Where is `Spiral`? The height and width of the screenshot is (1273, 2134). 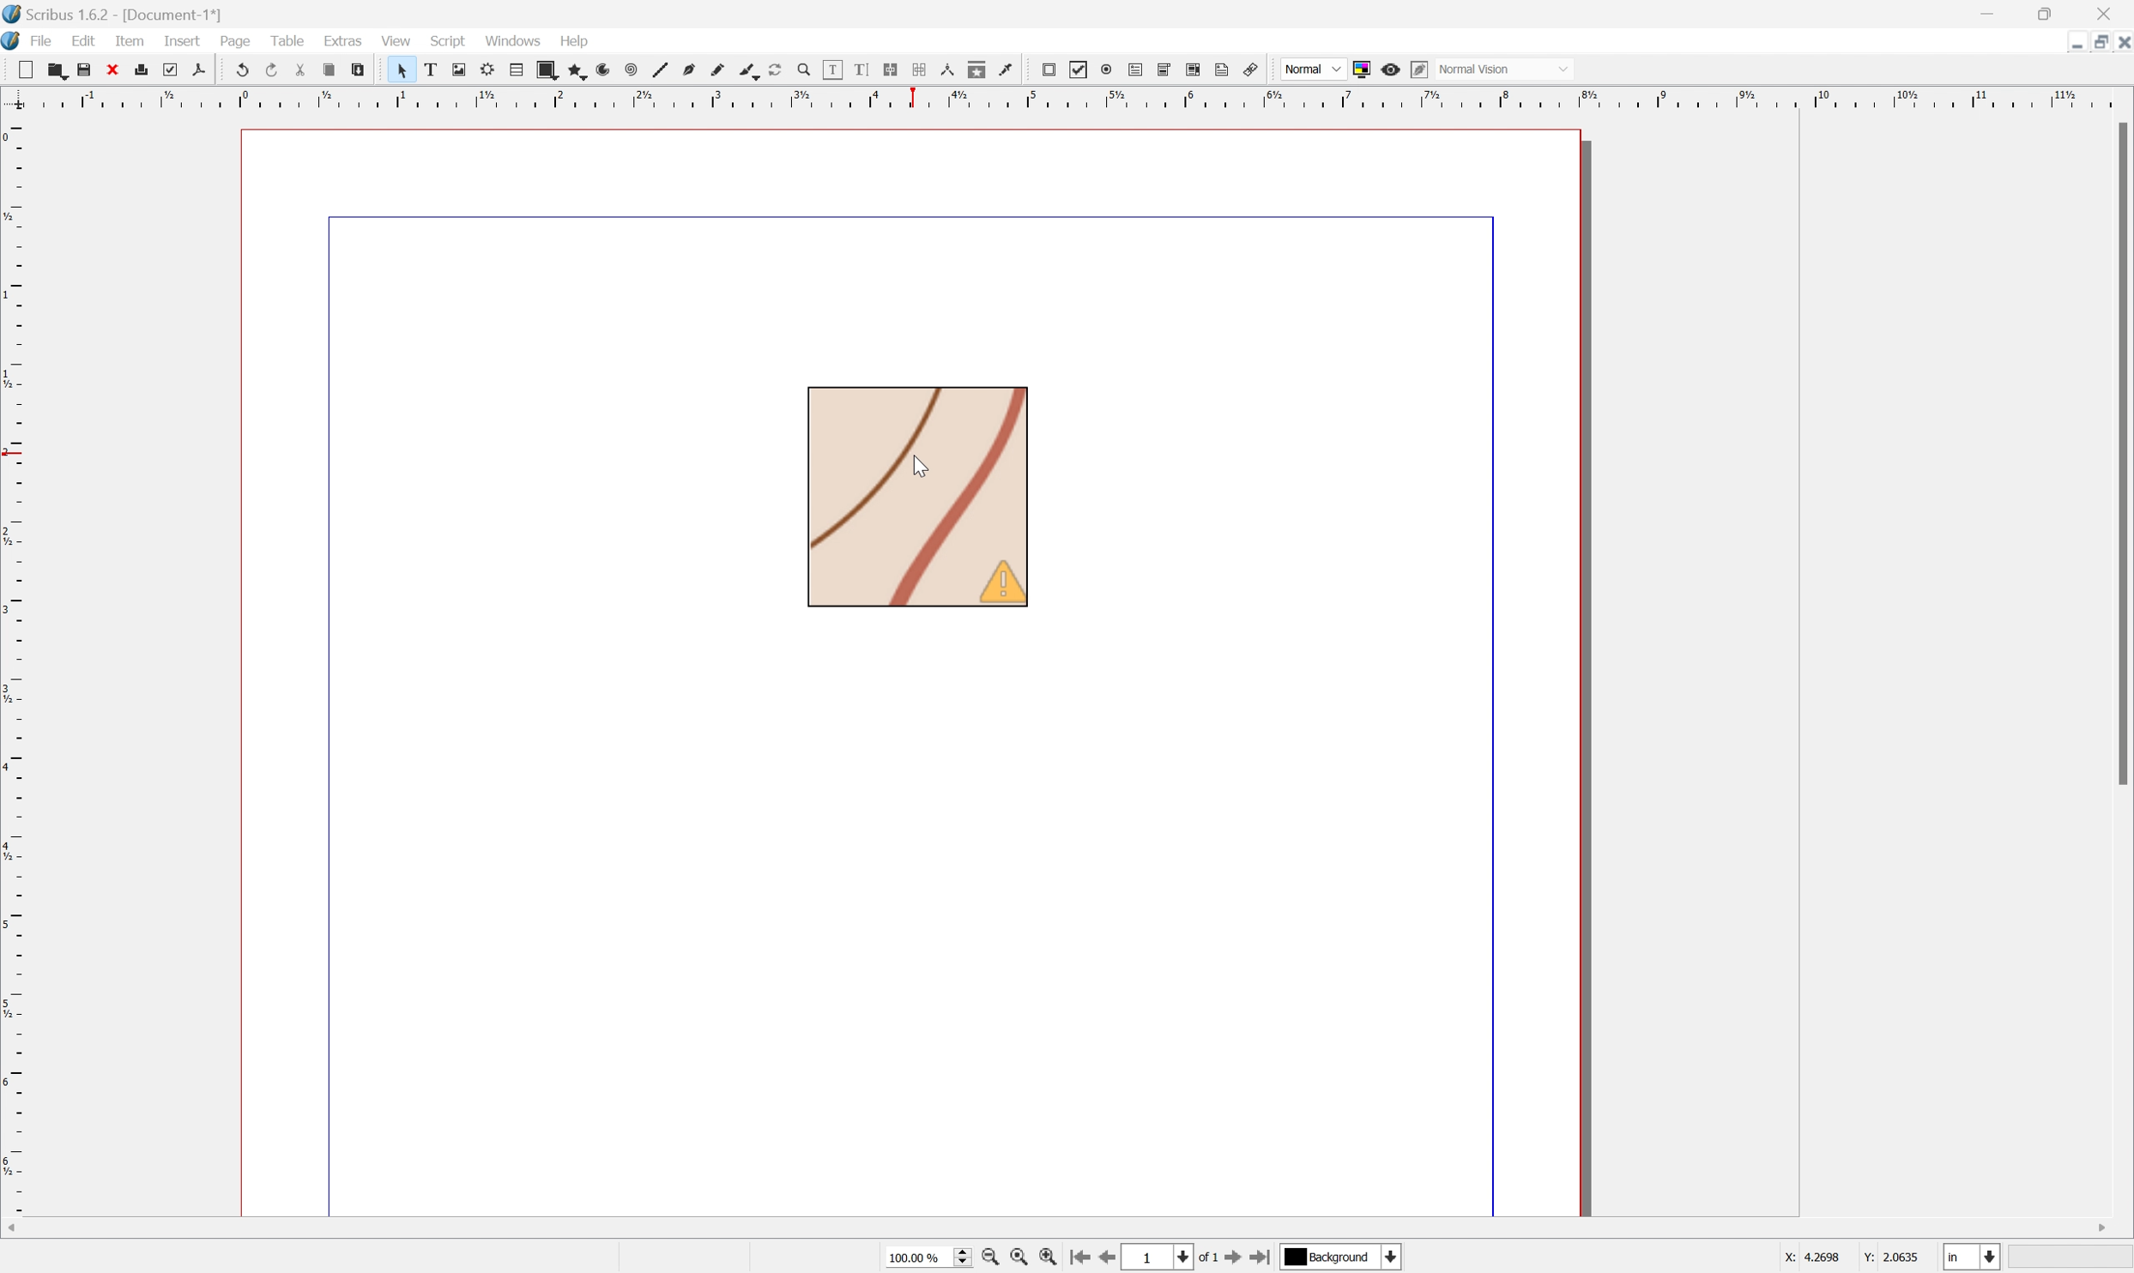 Spiral is located at coordinates (638, 71).